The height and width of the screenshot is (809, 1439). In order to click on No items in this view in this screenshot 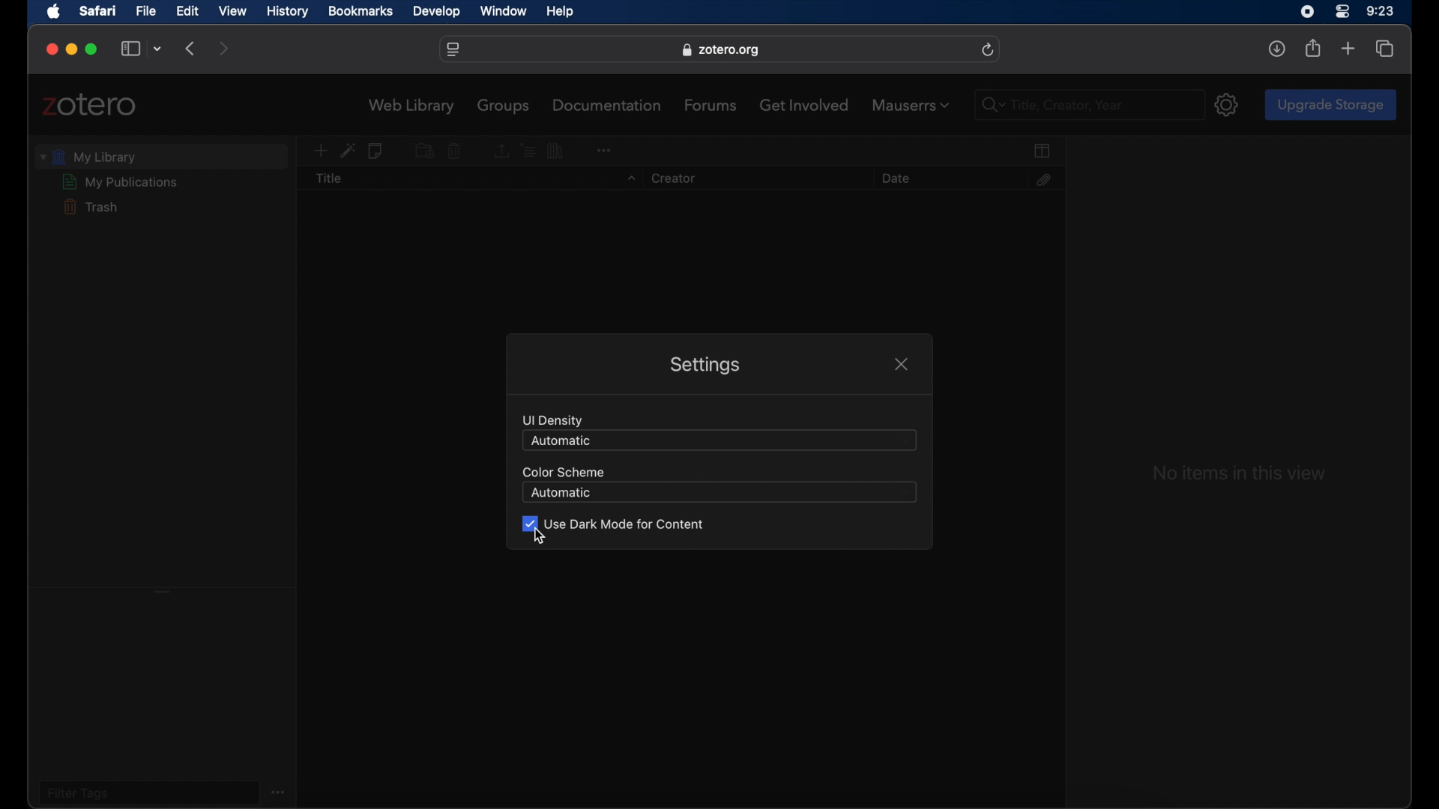, I will do `click(1238, 473)`.